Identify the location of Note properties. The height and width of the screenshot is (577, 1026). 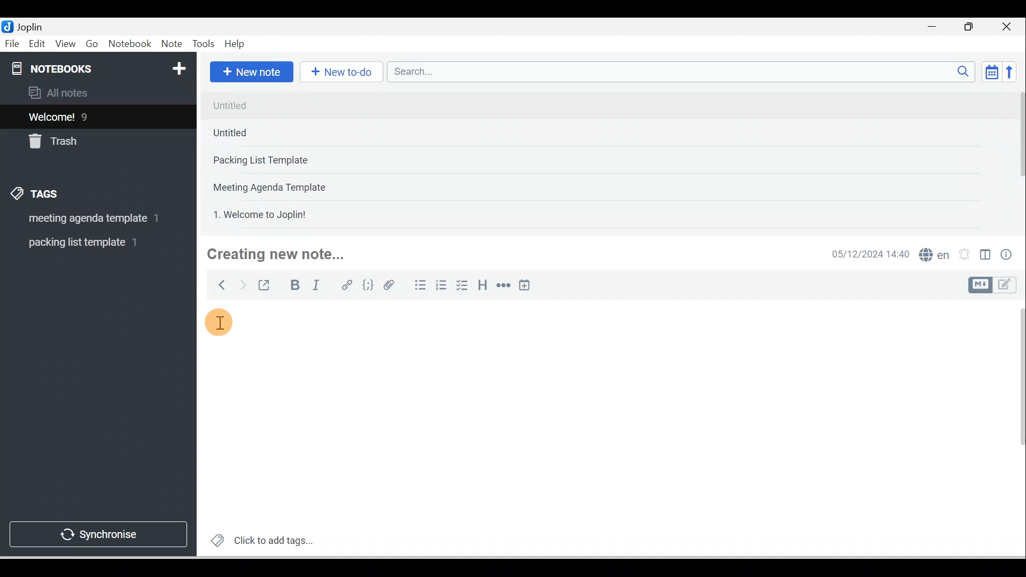
(1007, 256).